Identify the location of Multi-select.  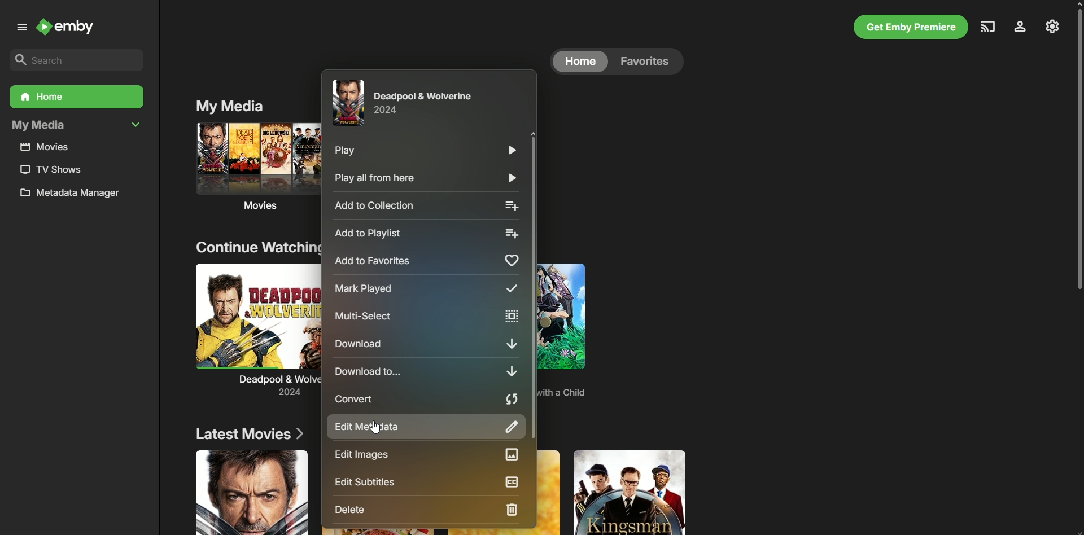
(431, 315).